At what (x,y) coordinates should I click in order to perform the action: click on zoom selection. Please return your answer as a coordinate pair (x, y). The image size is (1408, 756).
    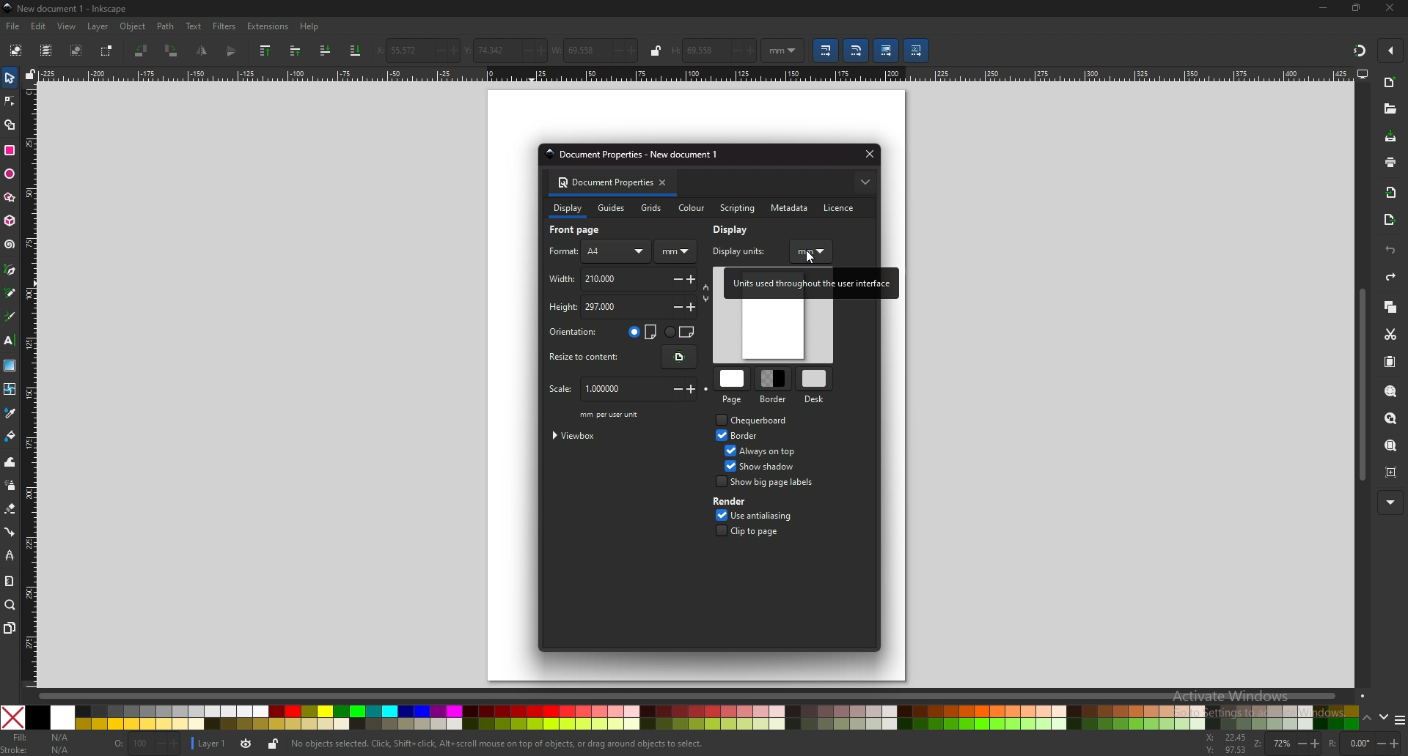
    Looking at the image, I should click on (1390, 391).